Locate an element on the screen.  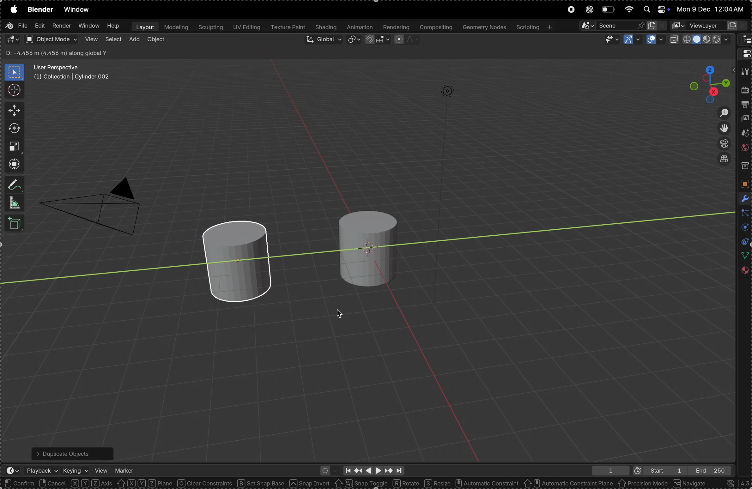
chatgpt is located at coordinates (588, 10).